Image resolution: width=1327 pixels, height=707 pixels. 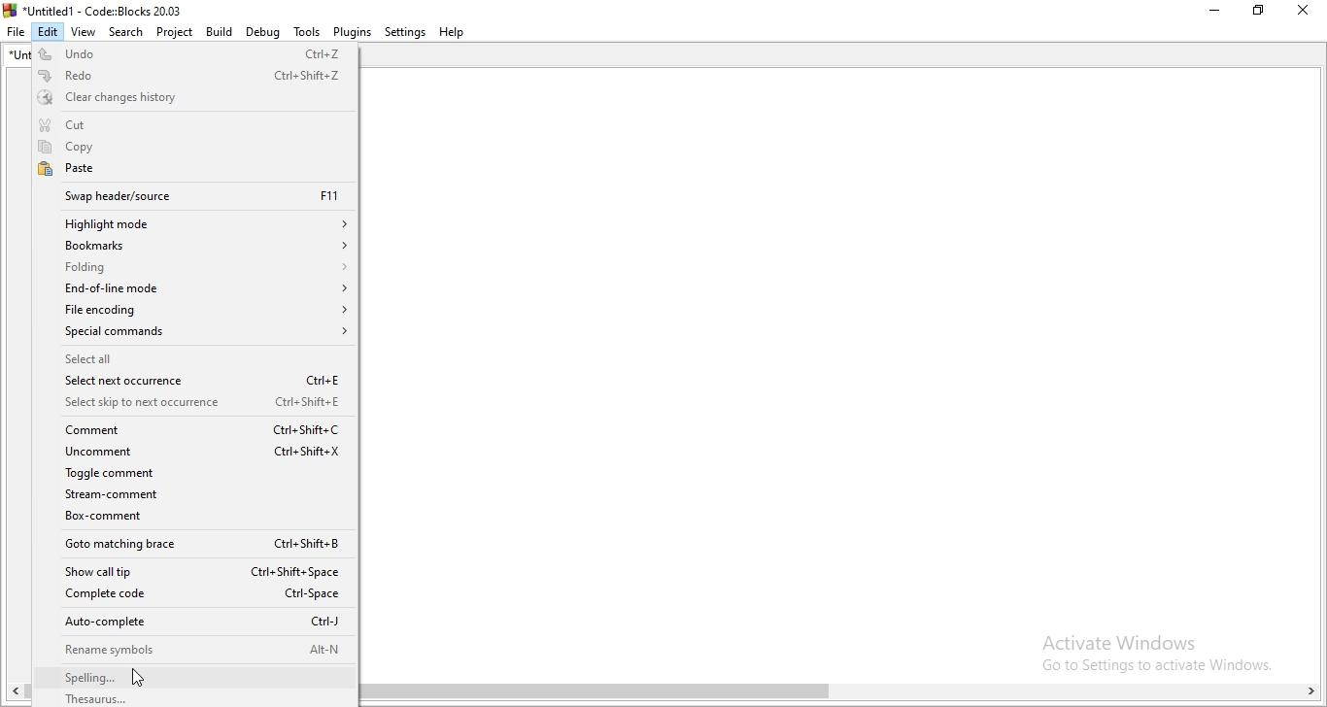 I want to click on Rename symbols, so click(x=197, y=650).